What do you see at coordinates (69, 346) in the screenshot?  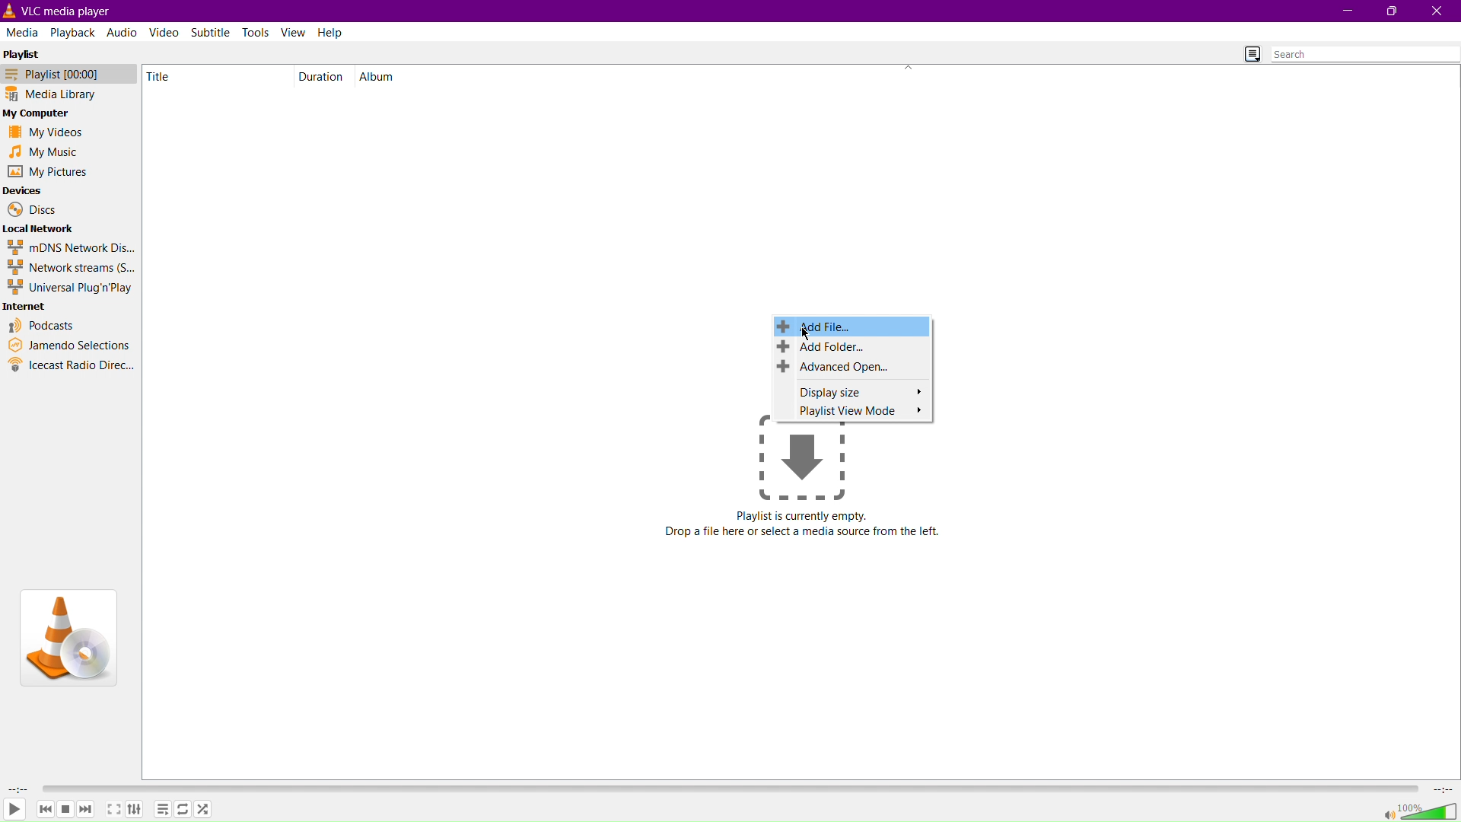 I see `Jamendo Selections` at bounding box center [69, 346].